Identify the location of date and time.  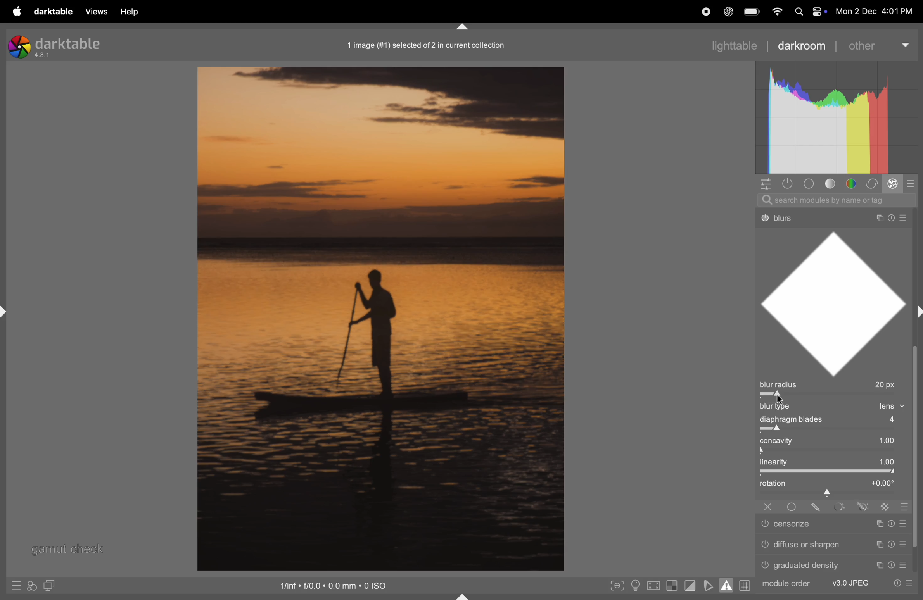
(875, 9).